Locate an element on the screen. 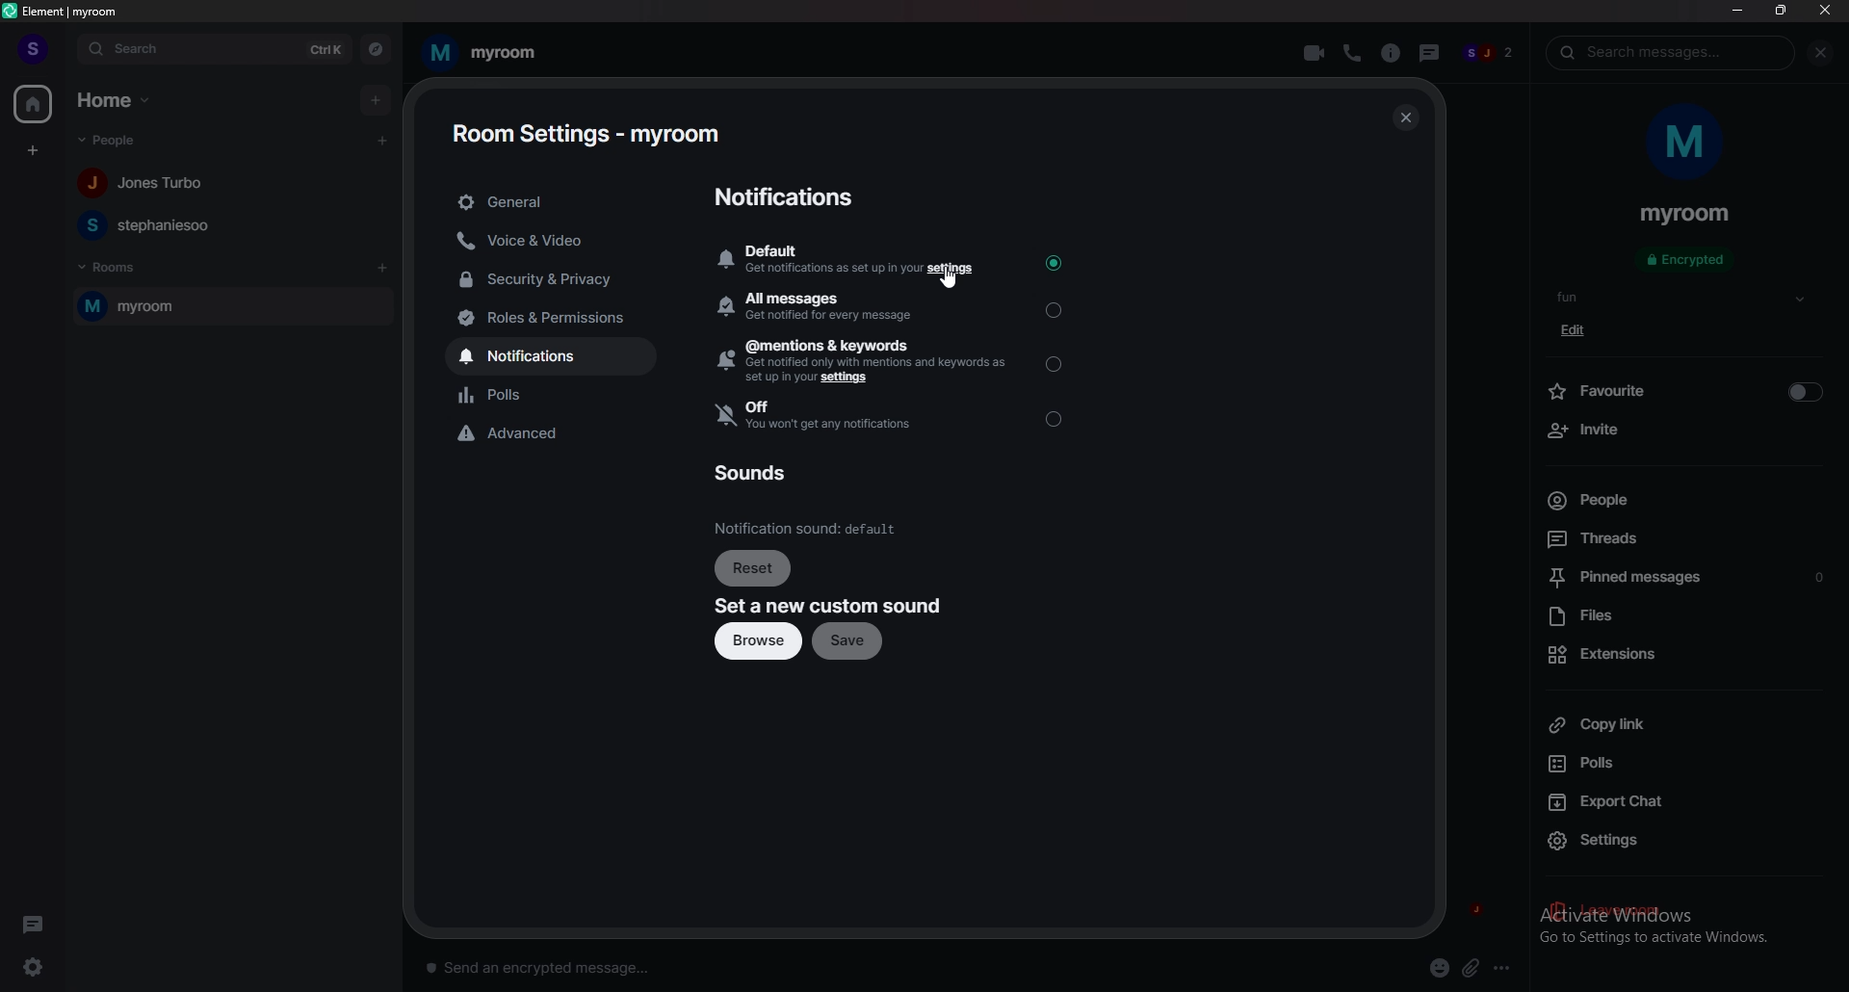 Image resolution: width=1849 pixels, height=992 pixels. polls is located at coordinates (560, 395).